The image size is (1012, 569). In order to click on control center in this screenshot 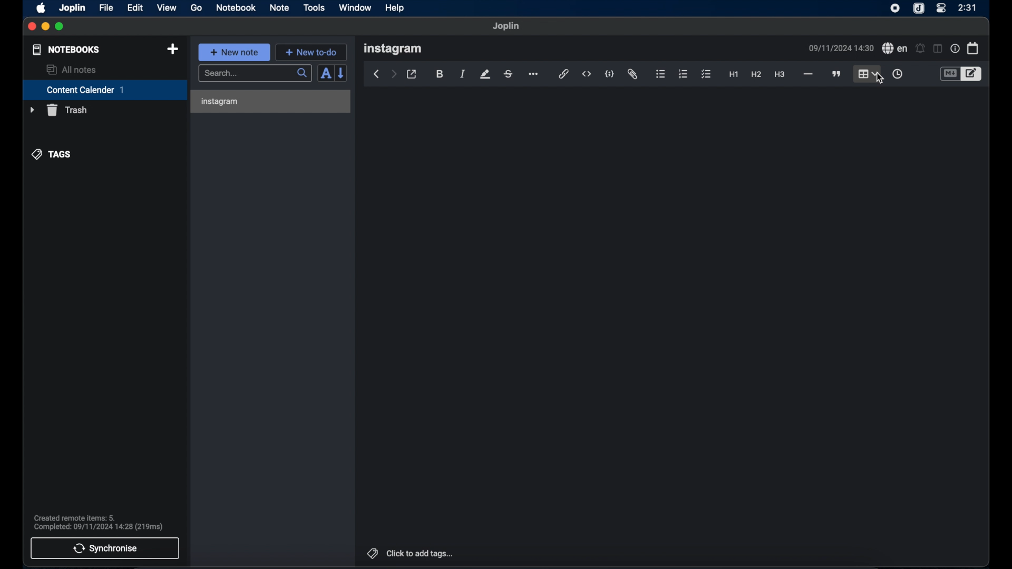, I will do `click(941, 8)`.